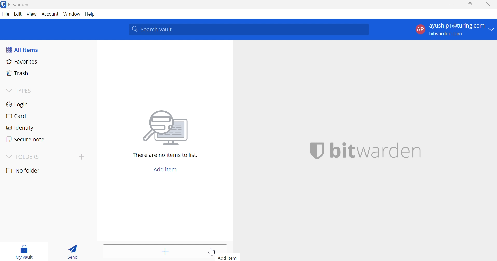  What do you see at coordinates (446, 34) in the screenshot?
I see `bitwarden.com` at bounding box center [446, 34].